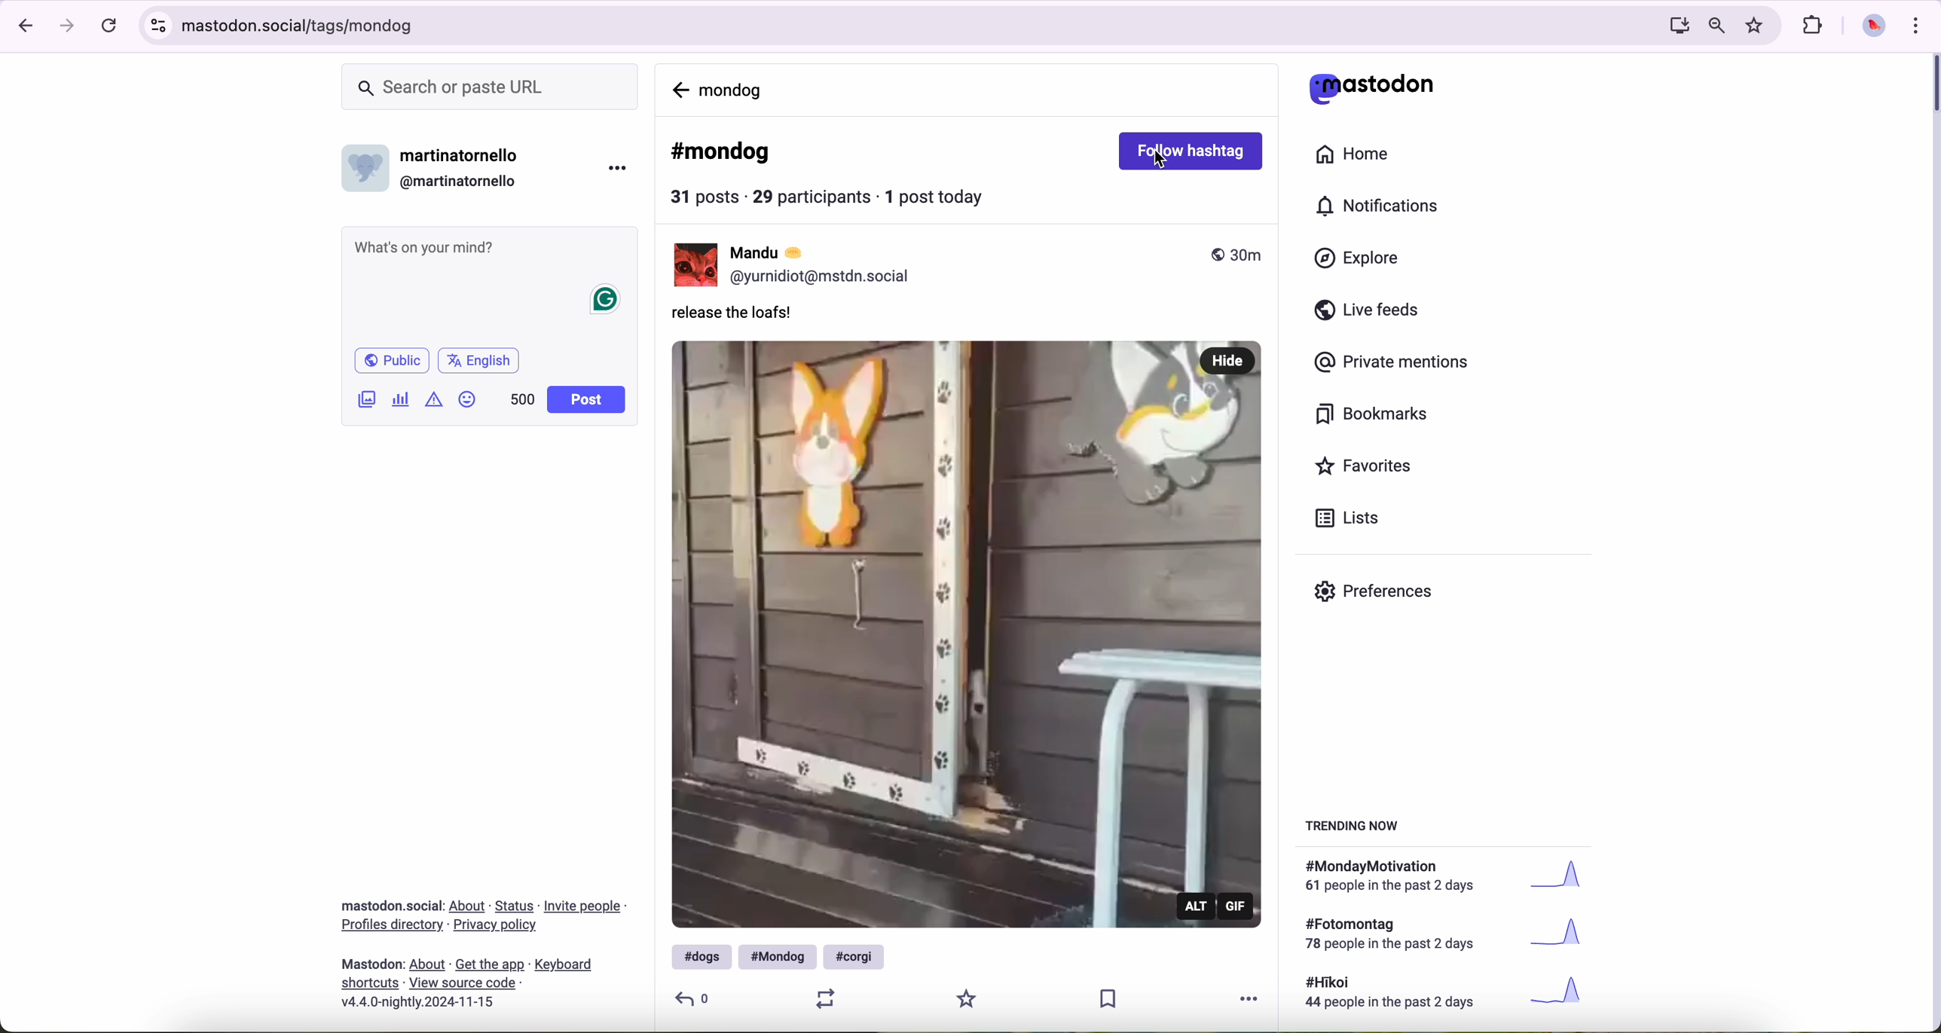 Image resolution: width=1941 pixels, height=1033 pixels. I want to click on link, so click(462, 982).